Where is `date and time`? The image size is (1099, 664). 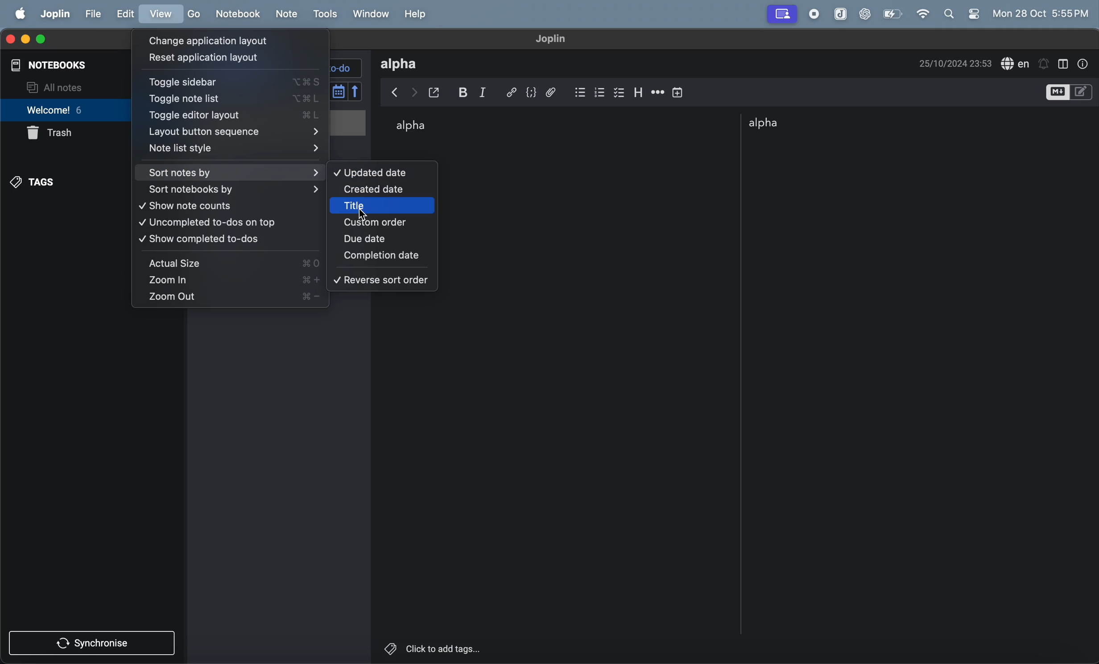 date and time is located at coordinates (956, 62).